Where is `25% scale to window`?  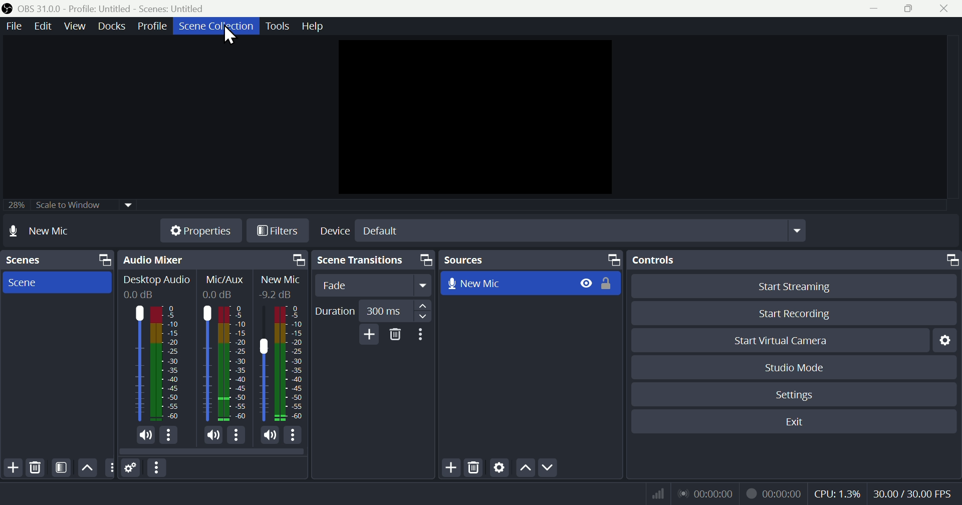 25% scale to window is located at coordinates (66, 206).